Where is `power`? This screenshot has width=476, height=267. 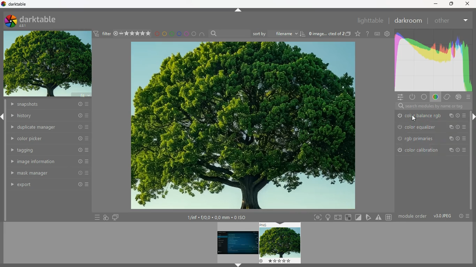
power is located at coordinates (412, 97).